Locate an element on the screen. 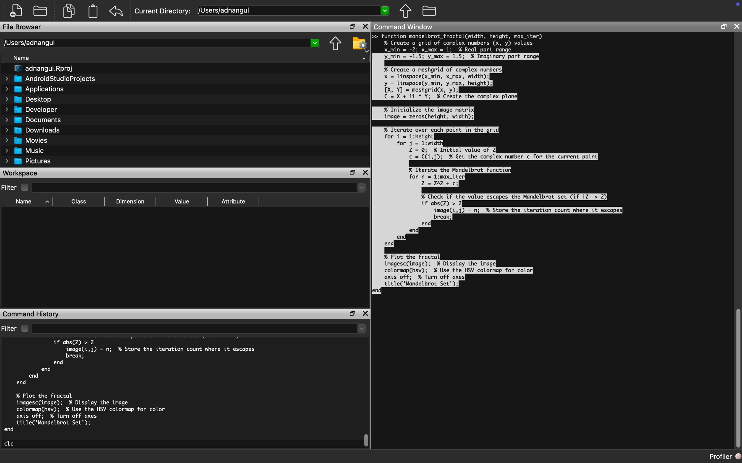  Parent Directory is located at coordinates (406, 12).